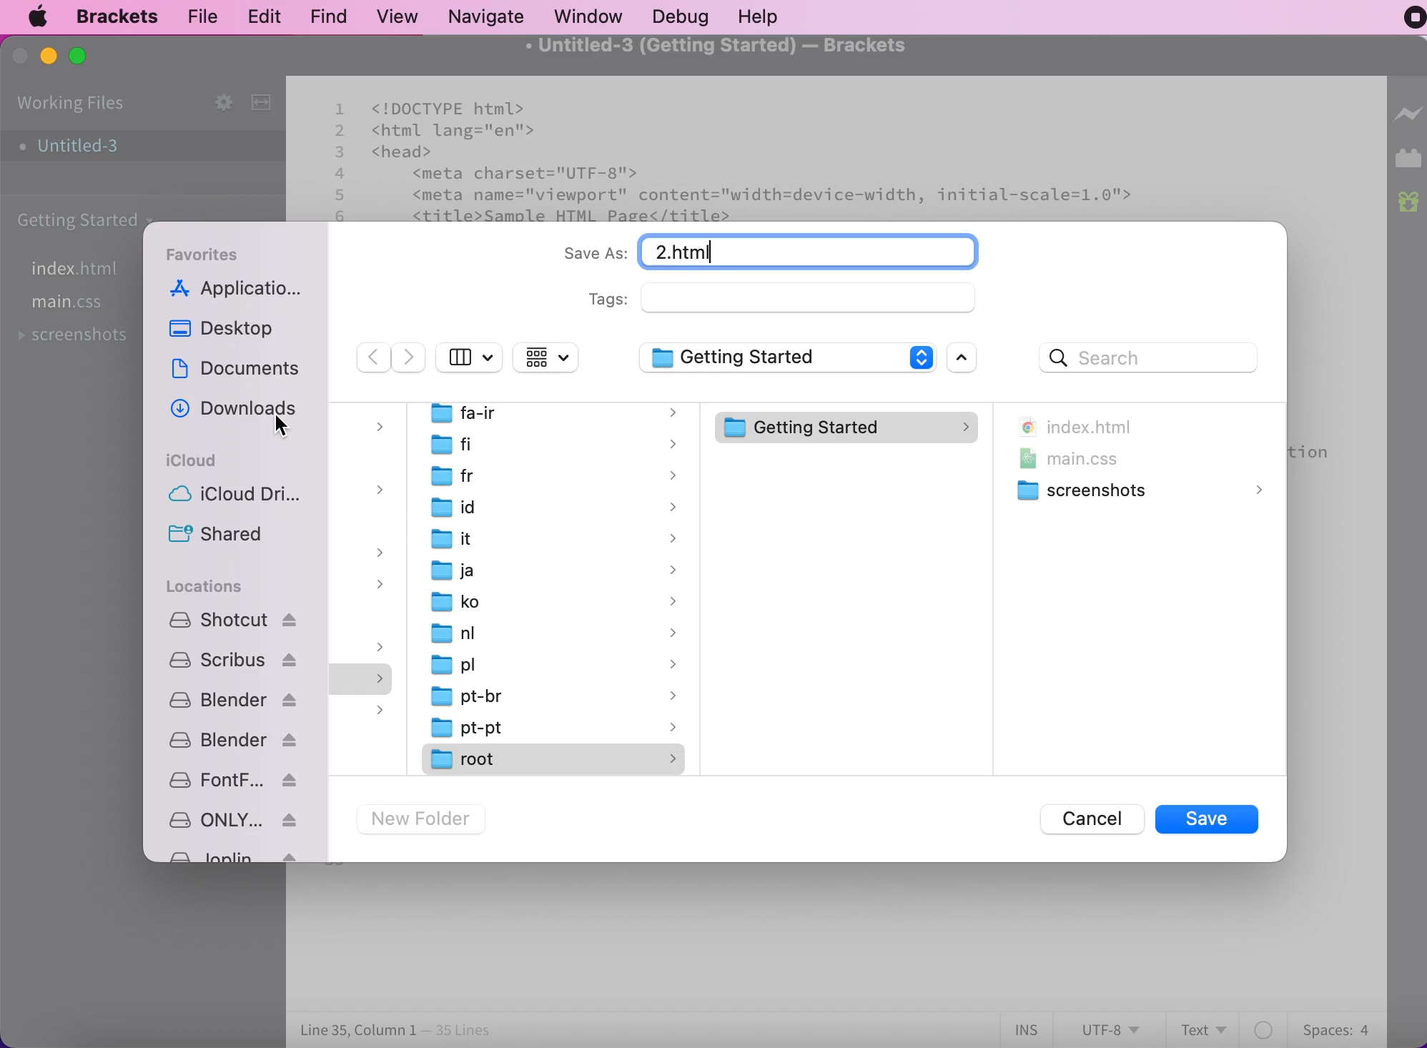 The width and height of the screenshot is (1427, 1048). Describe the element at coordinates (554, 757) in the screenshot. I see `root` at that location.